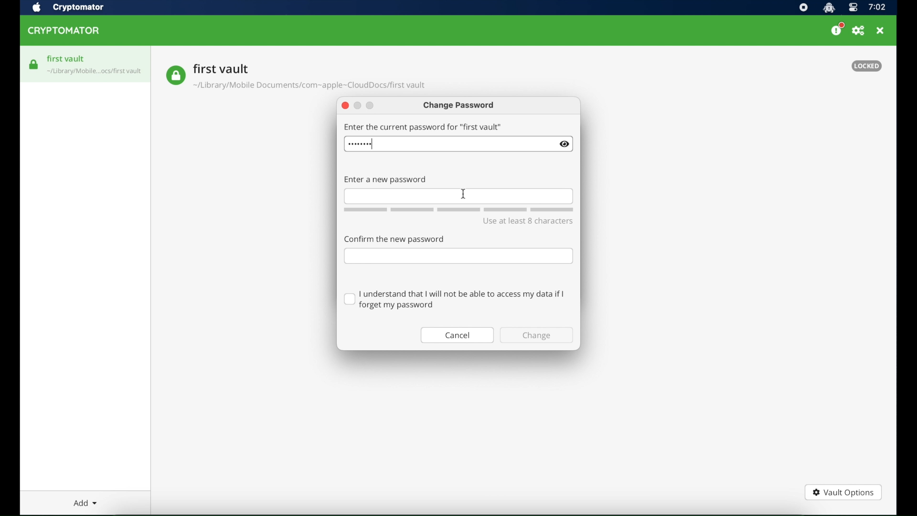 This screenshot has height=516, width=917. What do you see at coordinates (345, 106) in the screenshot?
I see `close` at bounding box center [345, 106].